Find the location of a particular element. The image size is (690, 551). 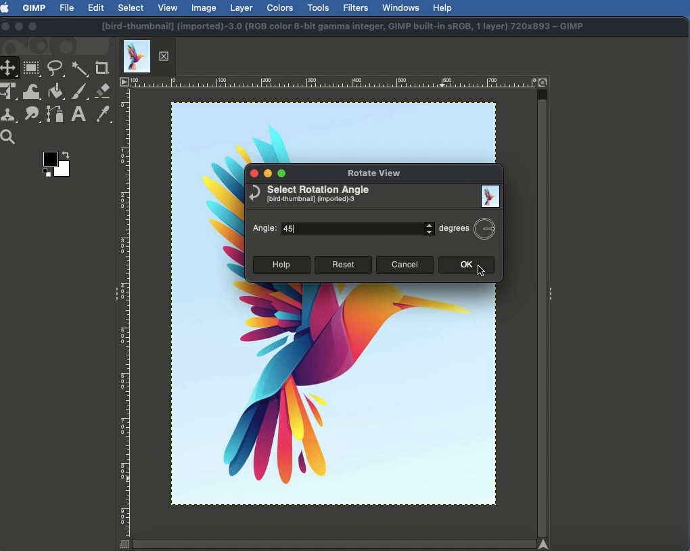

Eraser is located at coordinates (103, 91).